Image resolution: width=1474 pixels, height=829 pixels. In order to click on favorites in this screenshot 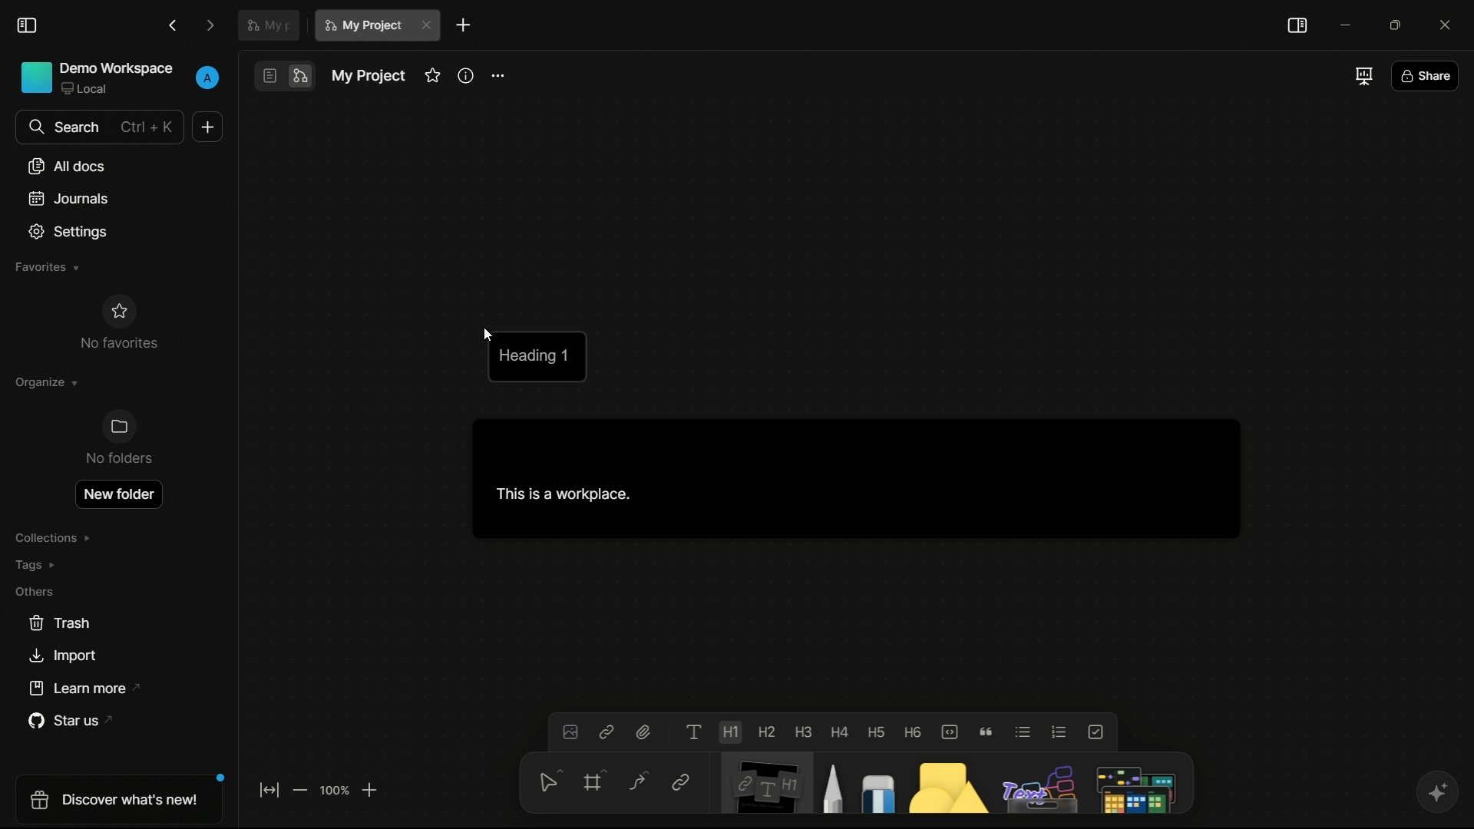, I will do `click(433, 74)`.